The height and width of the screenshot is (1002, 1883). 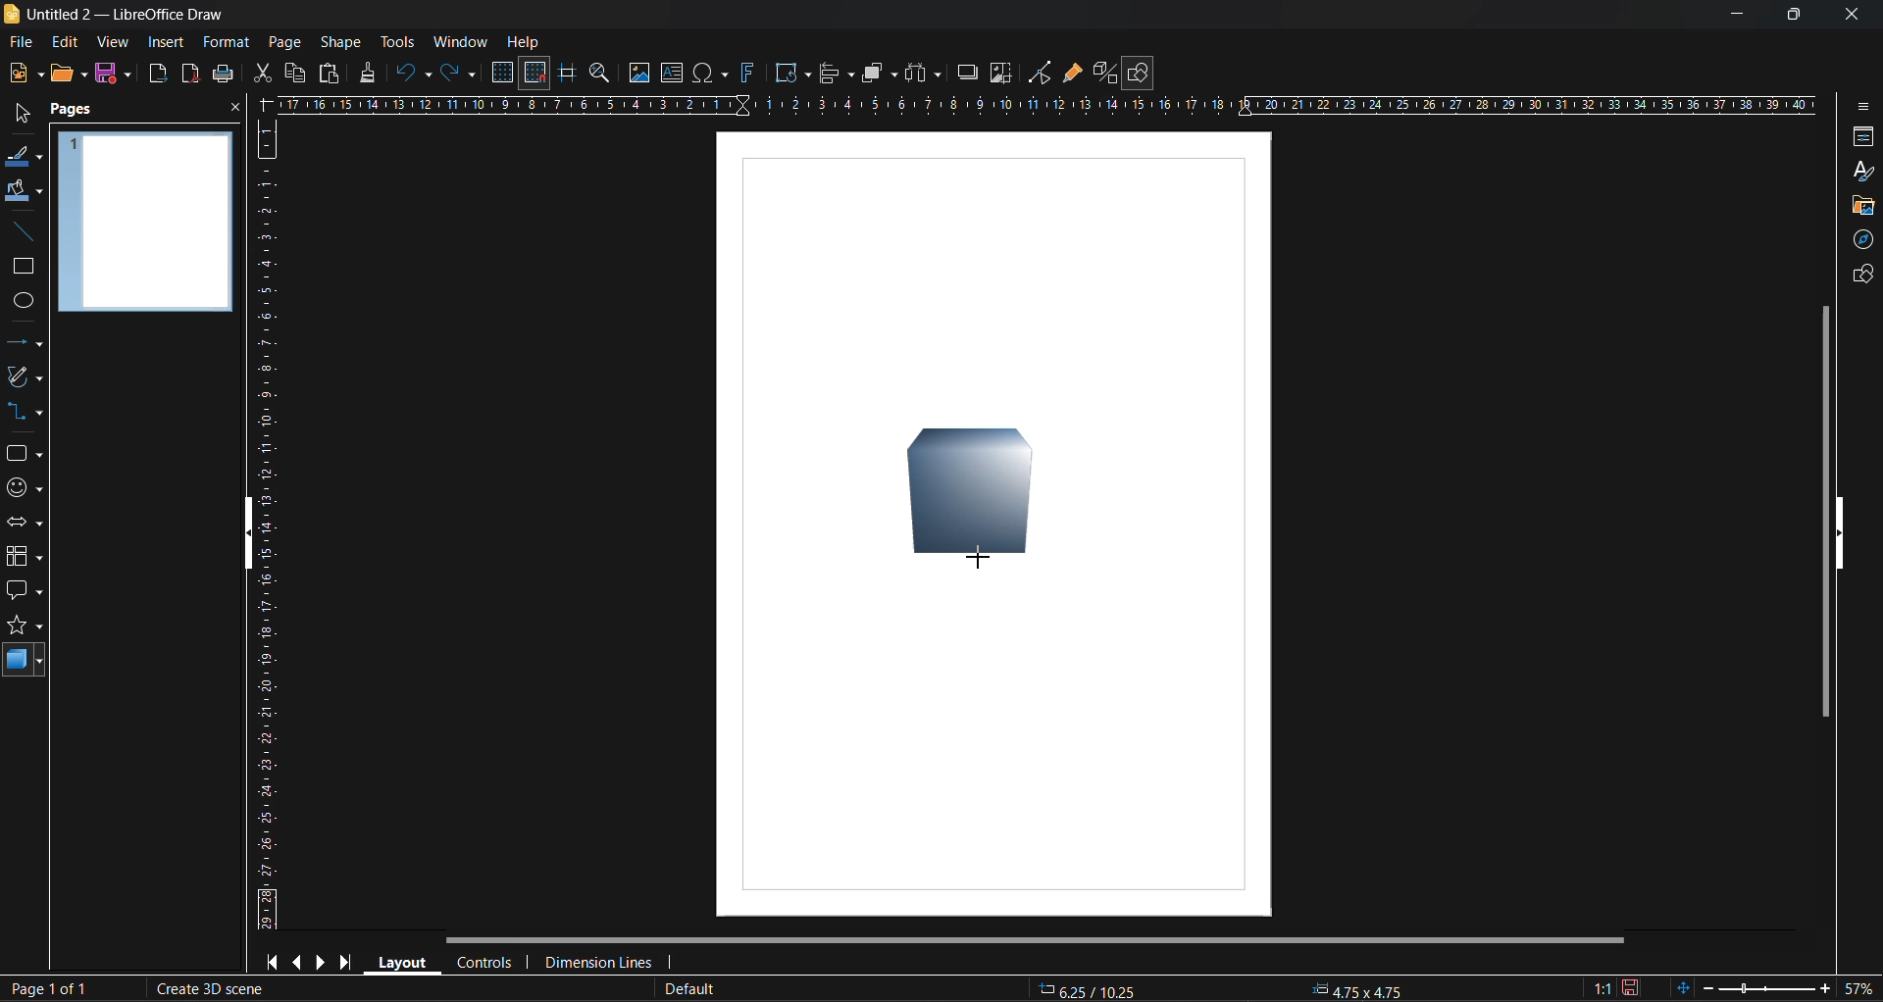 What do you see at coordinates (342, 961) in the screenshot?
I see `last` at bounding box center [342, 961].